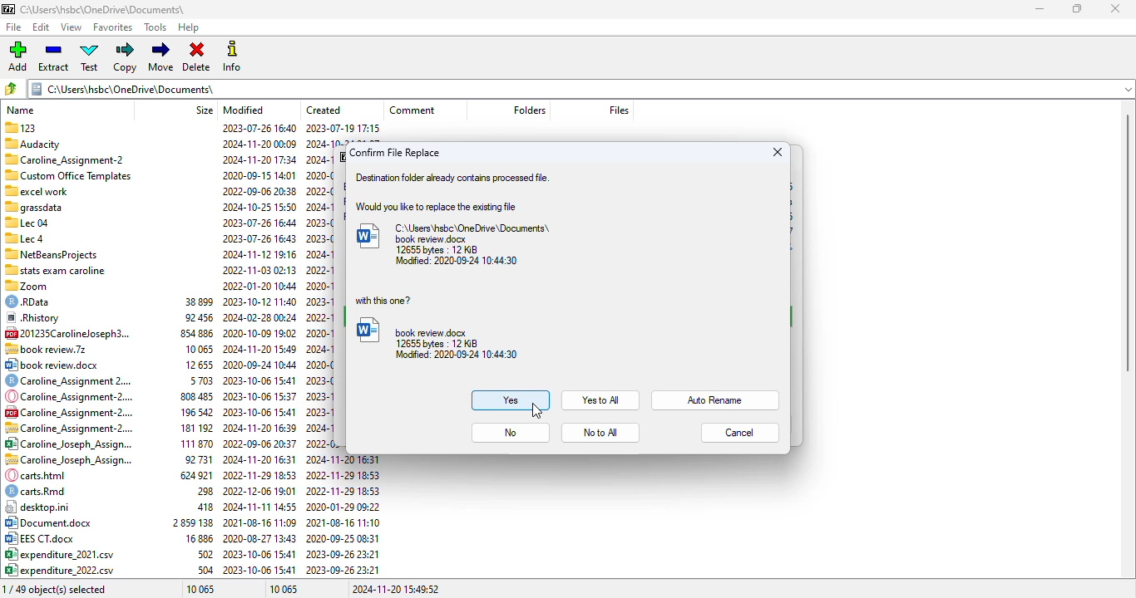  What do you see at coordinates (52, 255) in the screenshot?
I see `7 NetBeansProjects` at bounding box center [52, 255].